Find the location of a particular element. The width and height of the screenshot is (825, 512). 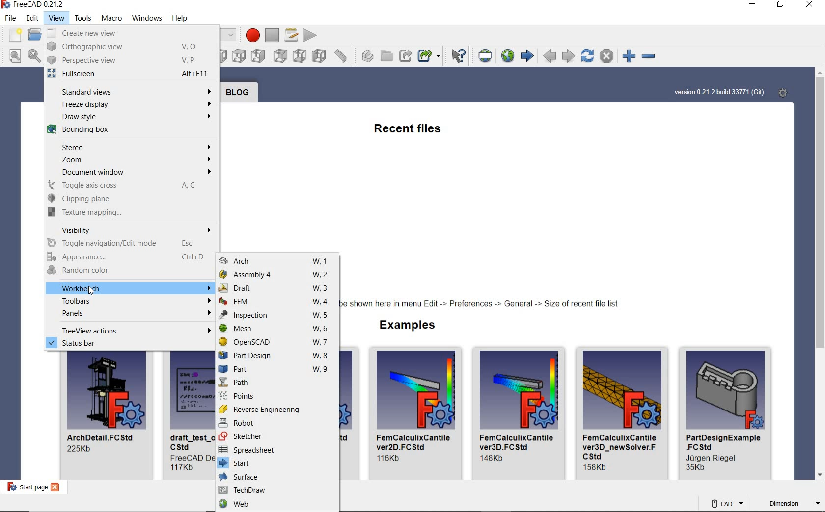

toggle navigation is located at coordinates (130, 243).